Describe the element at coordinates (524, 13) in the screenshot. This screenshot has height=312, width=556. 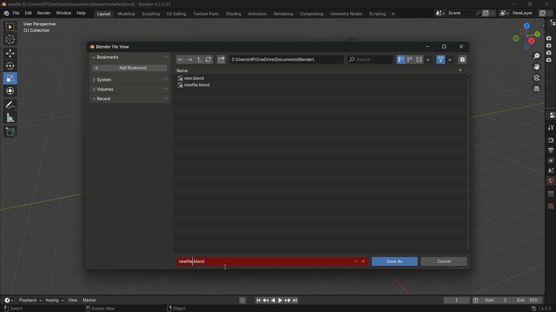
I see `view layer name` at that location.